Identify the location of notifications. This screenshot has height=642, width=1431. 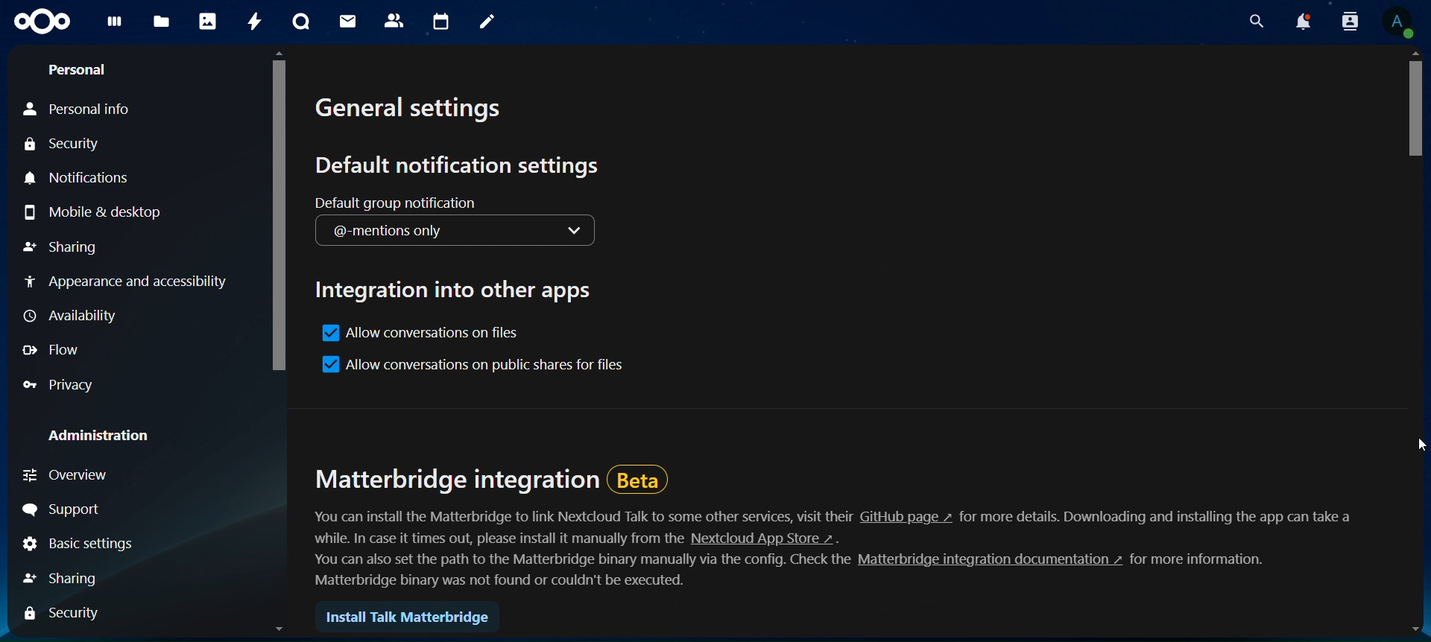
(83, 177).